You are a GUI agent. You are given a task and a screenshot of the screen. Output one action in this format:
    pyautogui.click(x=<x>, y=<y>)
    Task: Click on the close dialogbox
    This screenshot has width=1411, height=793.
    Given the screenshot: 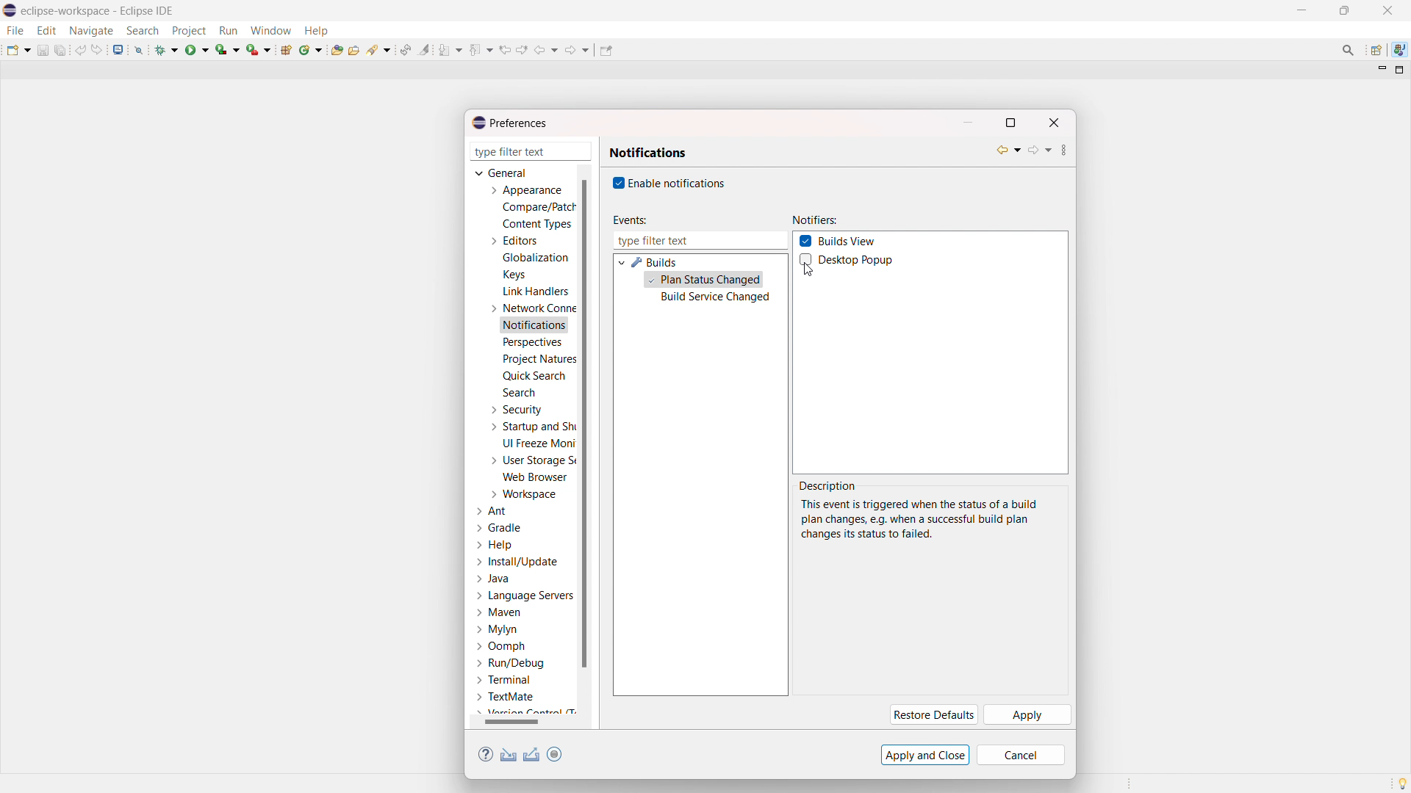 What is the action you would take?
    pyautogui.click(x=1053, y=123)
    